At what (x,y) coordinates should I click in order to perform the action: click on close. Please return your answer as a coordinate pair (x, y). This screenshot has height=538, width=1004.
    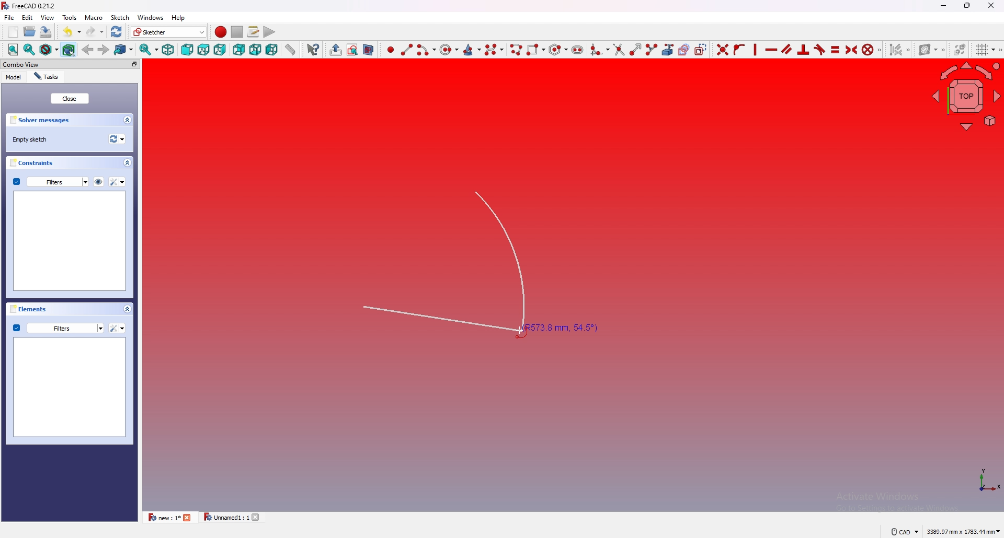
    Looking at the image, I should click on (258, 517).